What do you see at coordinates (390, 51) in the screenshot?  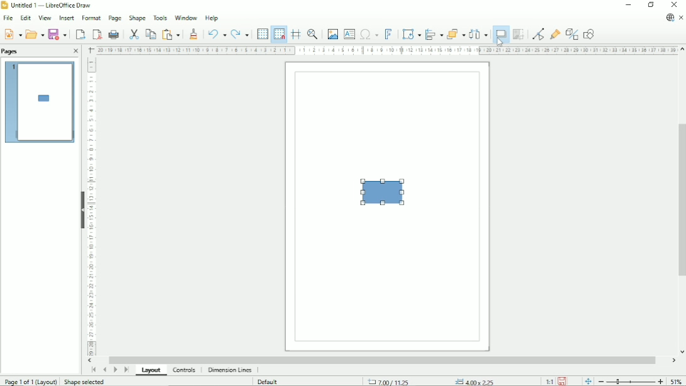 I see `Horizontal scale` at bounding box center [390, 51].